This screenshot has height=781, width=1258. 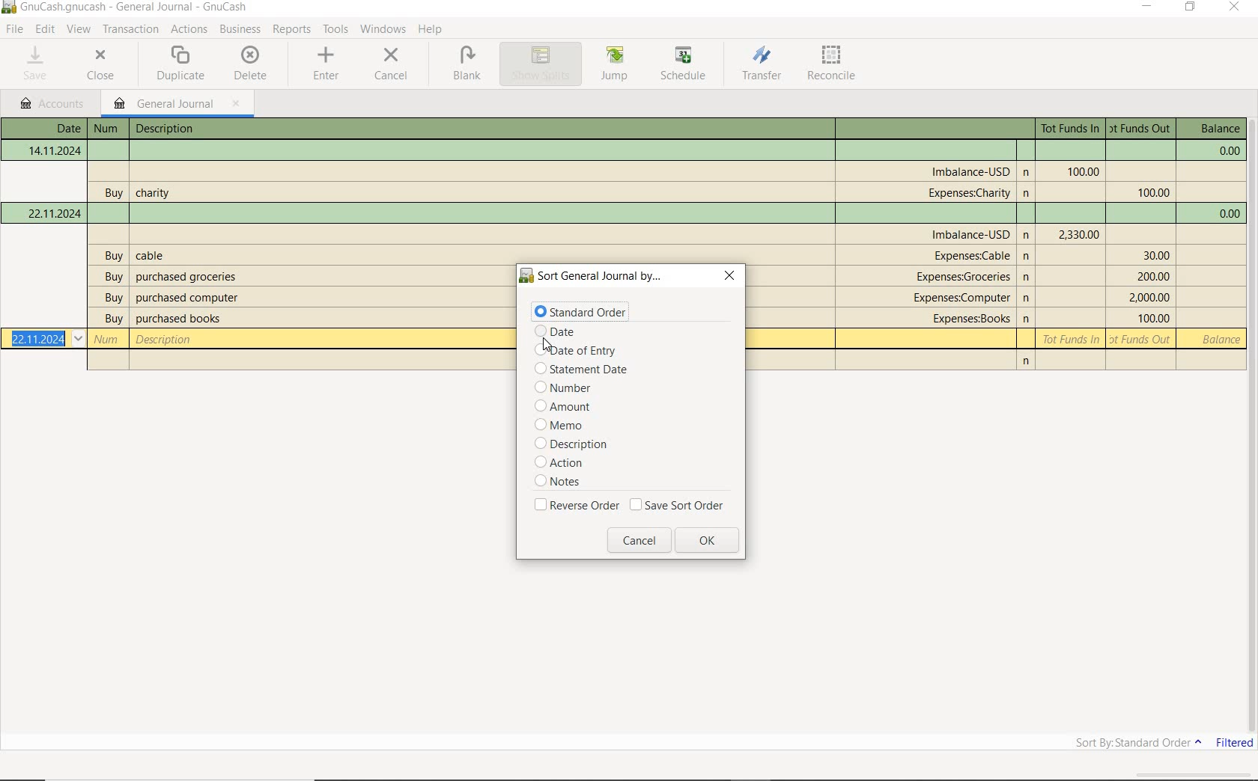 What do you see at coordinates (1251, 424) in the screenshot?
I see `SCROLLBAR` at bounding box center [1251, 424].